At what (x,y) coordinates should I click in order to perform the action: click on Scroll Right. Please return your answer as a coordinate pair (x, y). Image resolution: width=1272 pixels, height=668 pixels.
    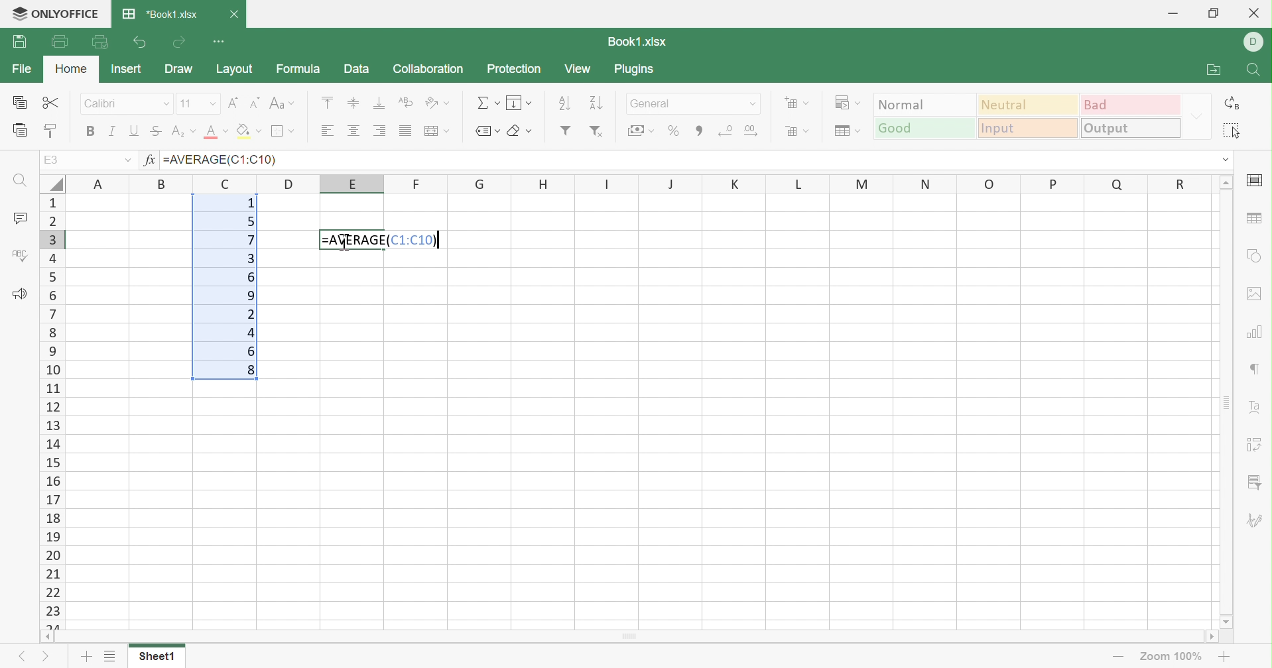
    Looking at the image, I should click on (1211, 636).